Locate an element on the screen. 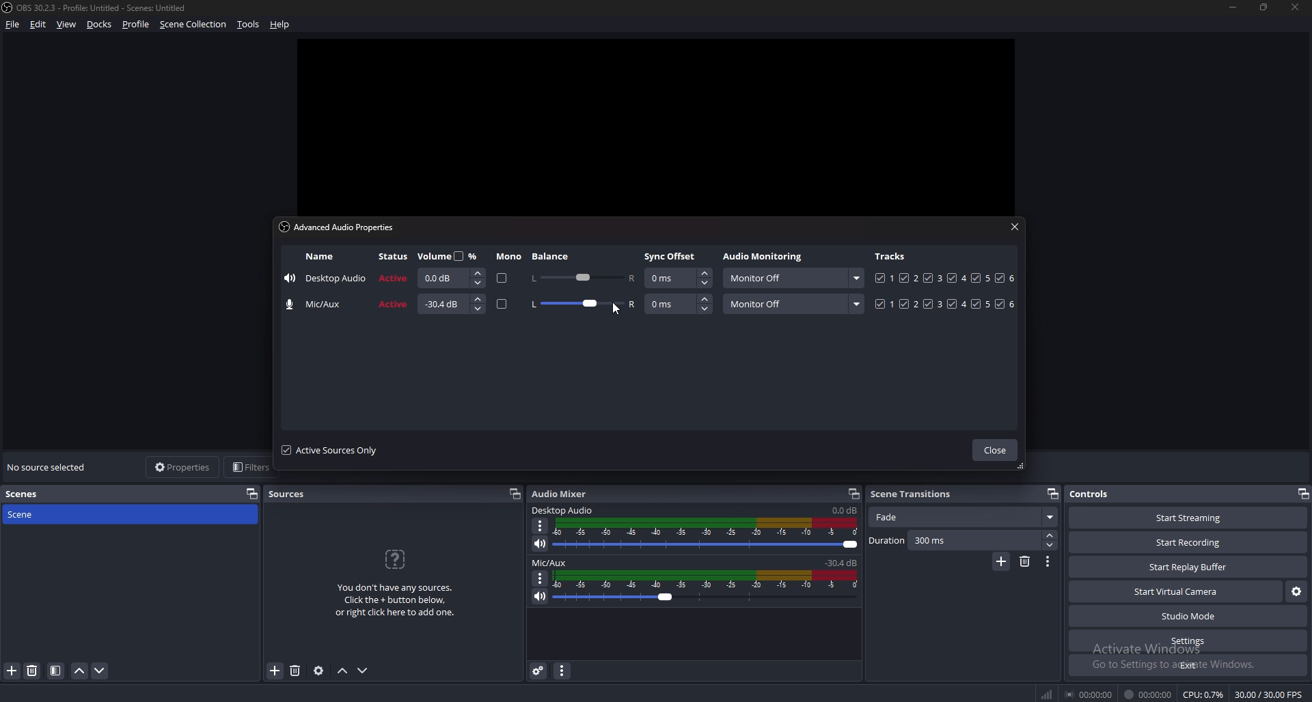  name is located at coordinates (327, 277).